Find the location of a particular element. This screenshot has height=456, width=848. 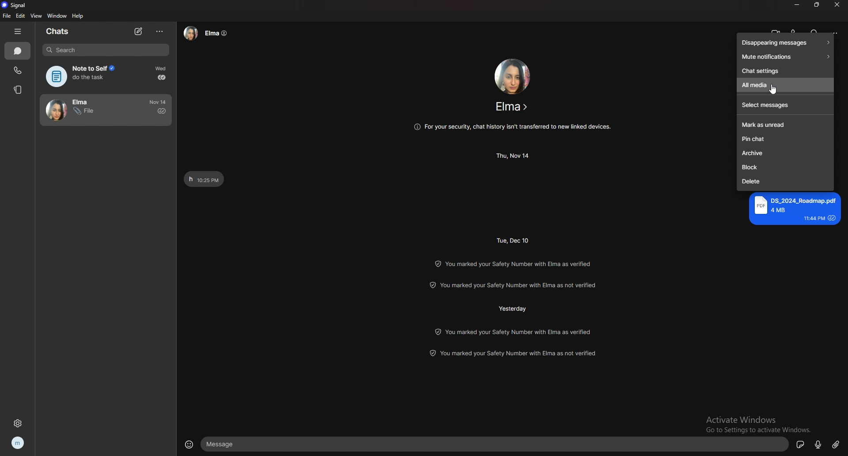

emojis is located at coordinates (189, 444).